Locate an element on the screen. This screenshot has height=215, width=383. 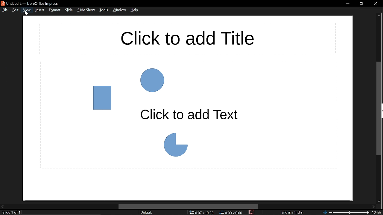
SPace for adding title is located at coordinates (188, 38).